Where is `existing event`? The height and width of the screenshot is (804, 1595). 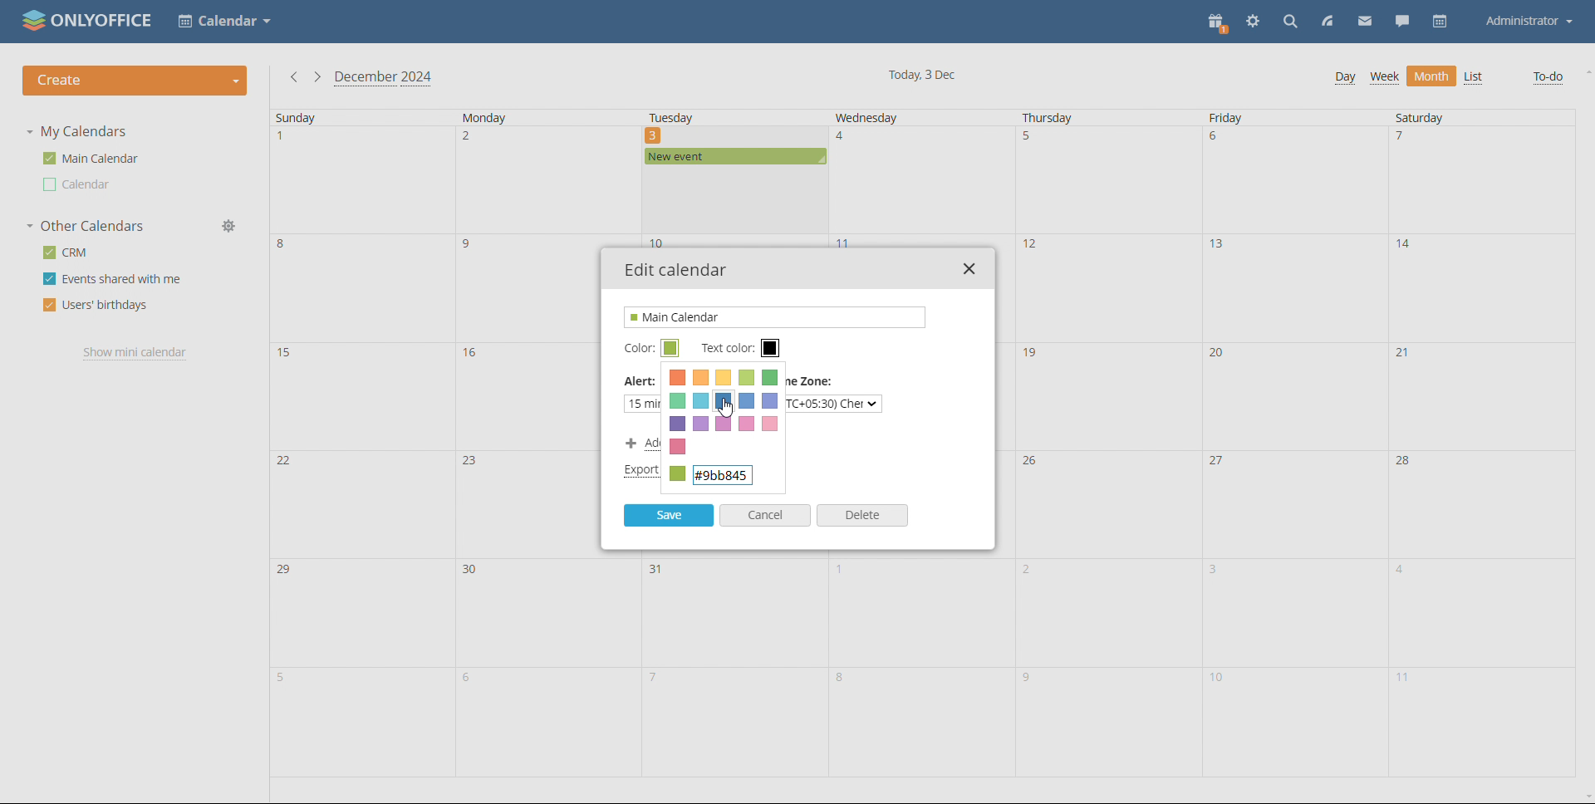
existing event is located at coordinates (735, 157).